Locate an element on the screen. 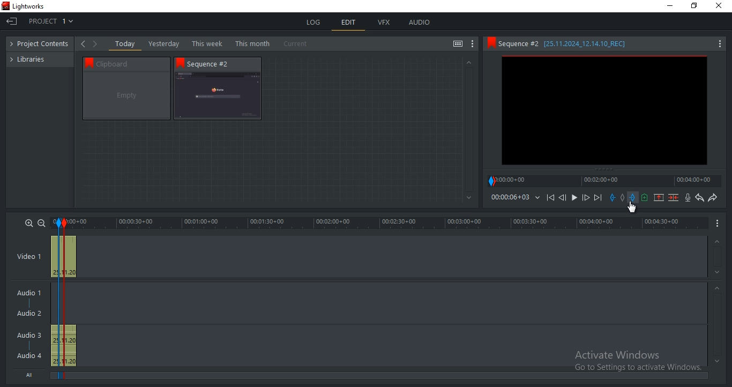 The height and width of the screenshot is (387, 732). audio is located at coordinates (63, 346).